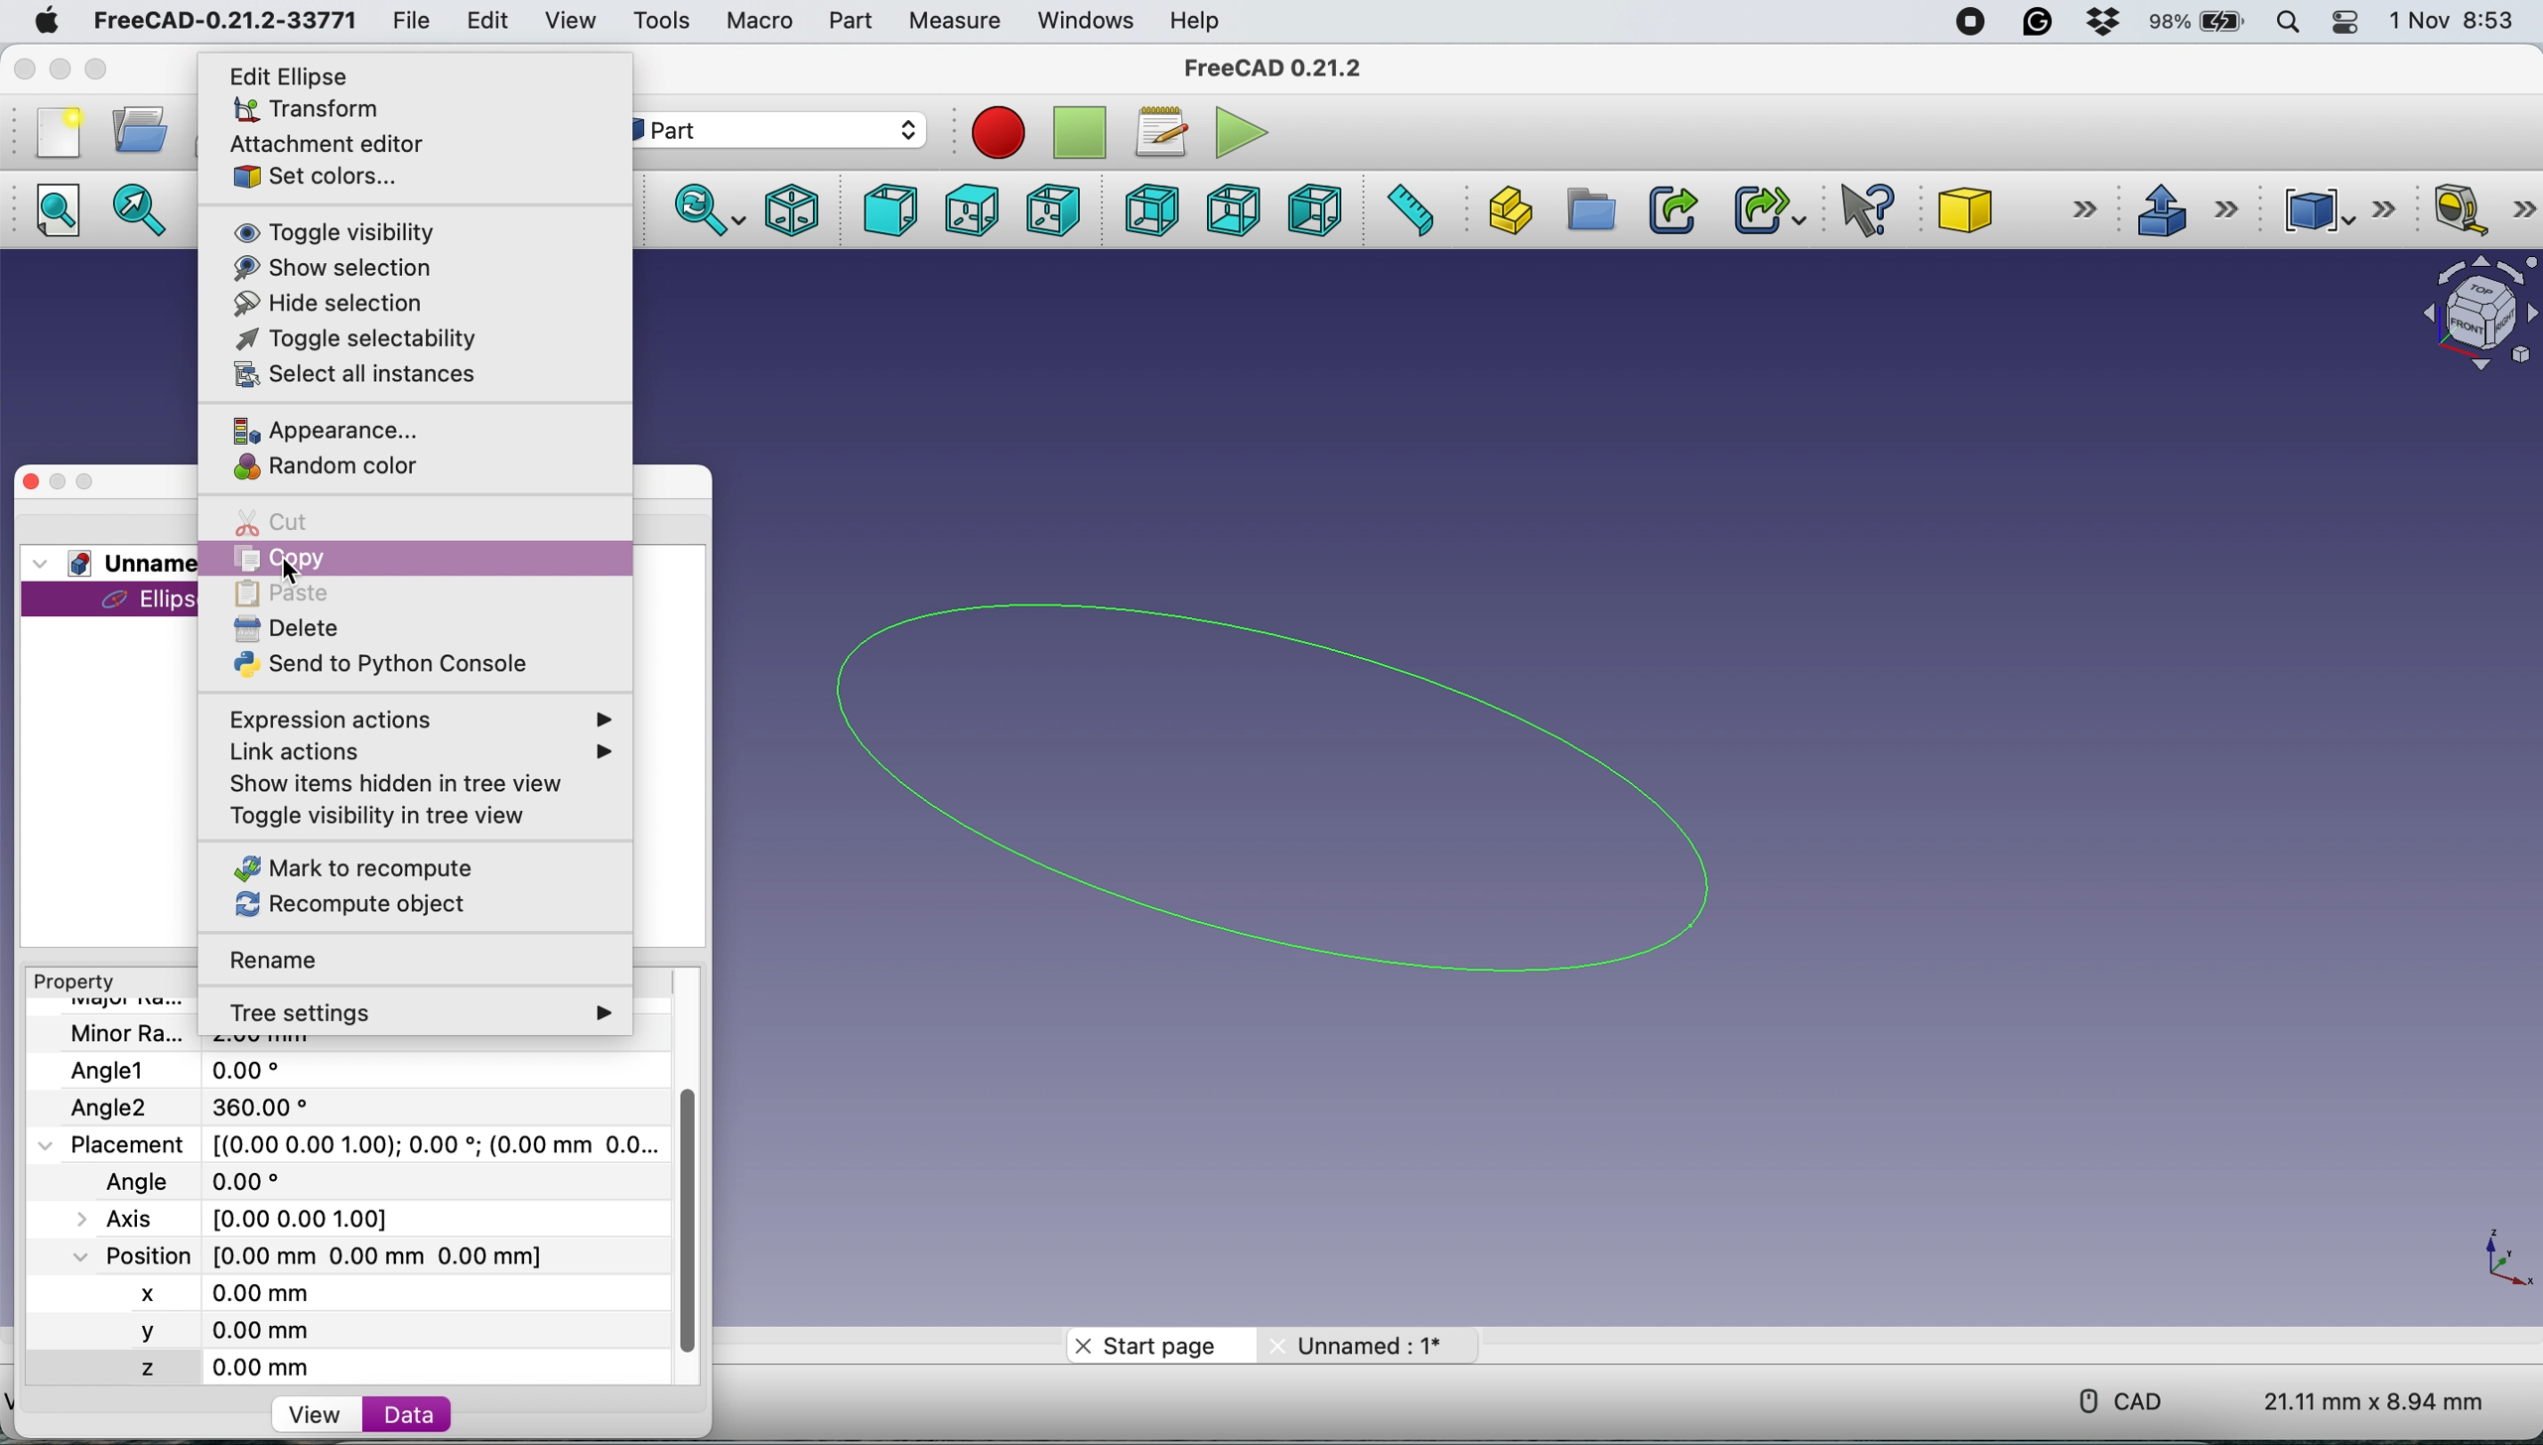 This screenshot has width=2543, height=1445. What do you see at coordinates (792, 208) in the screenshot?
I see `isometric` at bounding box center [792, 208].